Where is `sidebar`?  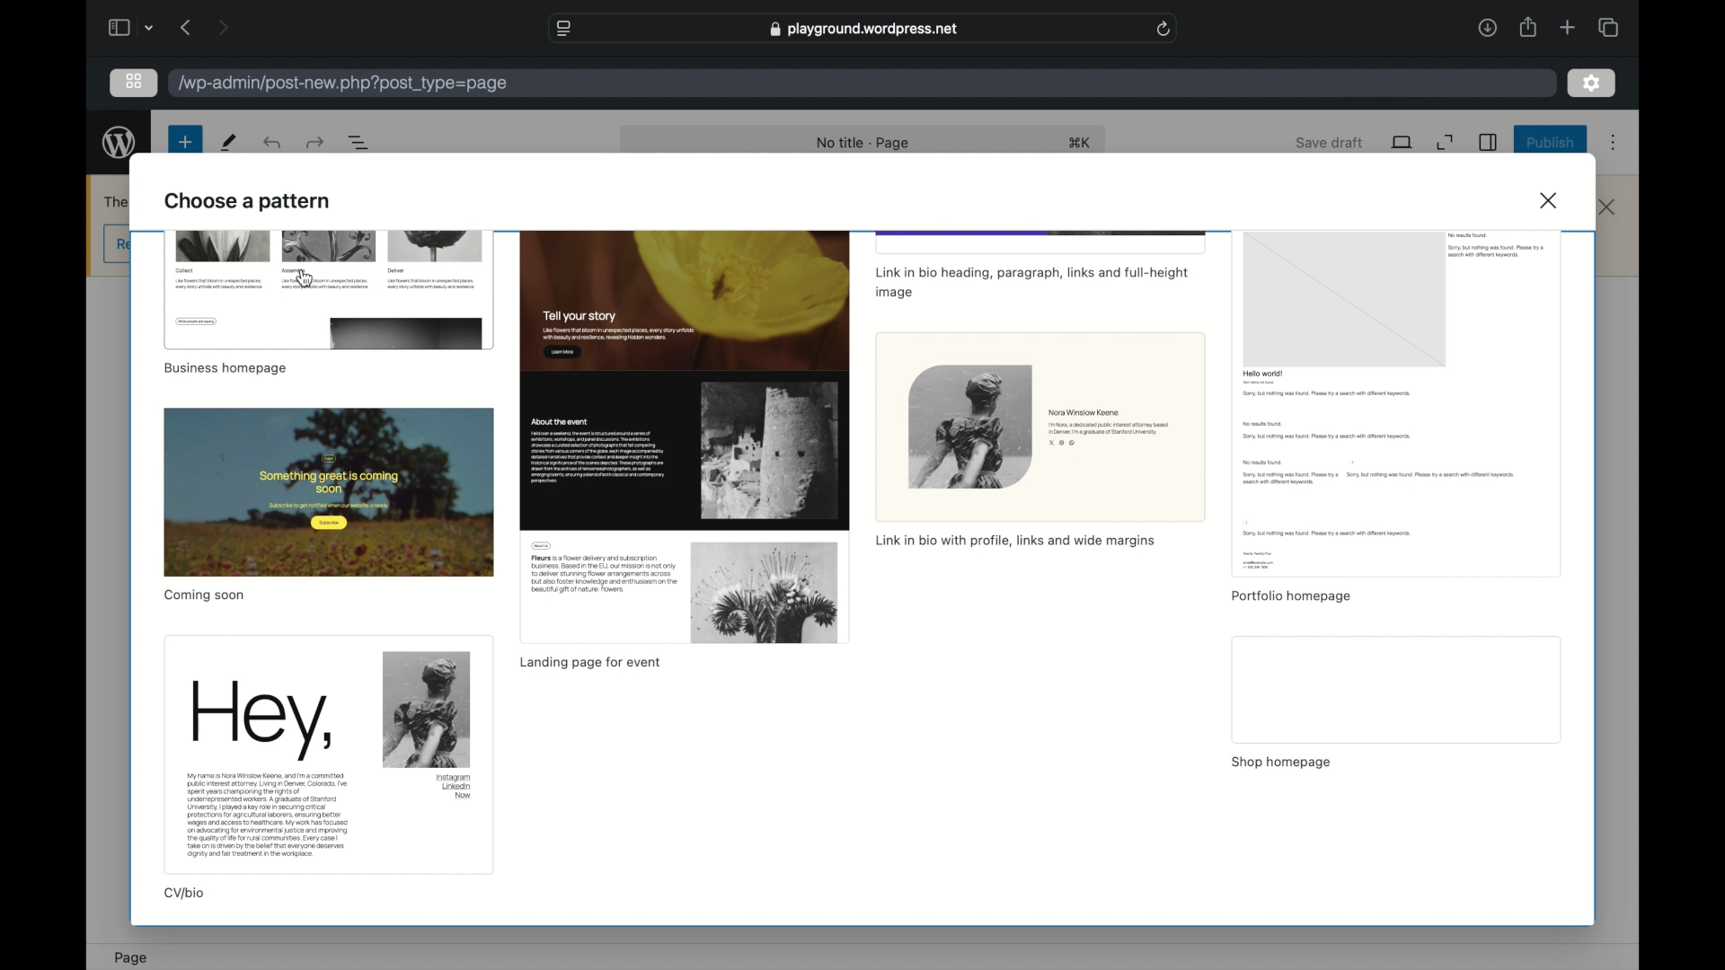
sidebar is located at coordinates (117, 27).